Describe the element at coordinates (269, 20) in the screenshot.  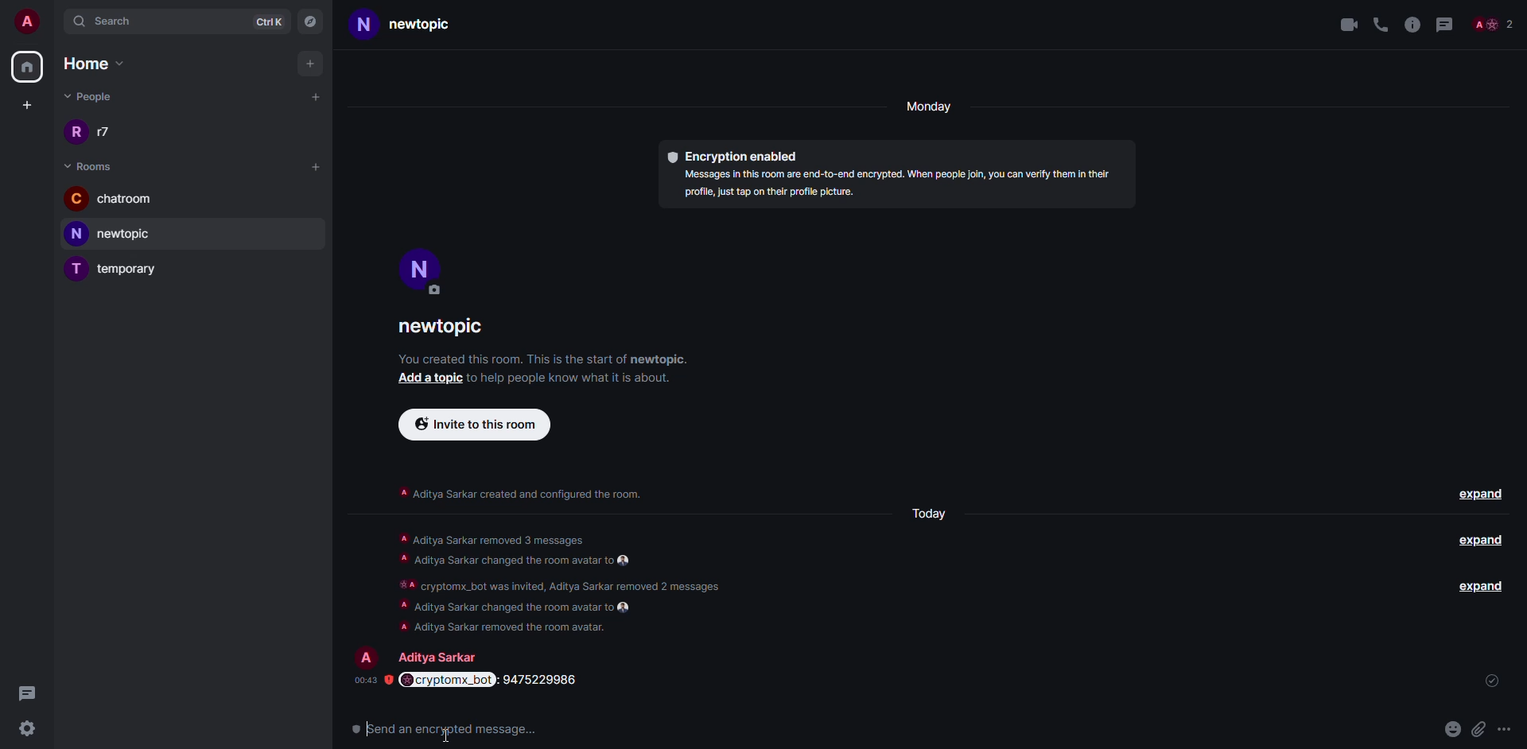
I see `ctrlK` at that location.